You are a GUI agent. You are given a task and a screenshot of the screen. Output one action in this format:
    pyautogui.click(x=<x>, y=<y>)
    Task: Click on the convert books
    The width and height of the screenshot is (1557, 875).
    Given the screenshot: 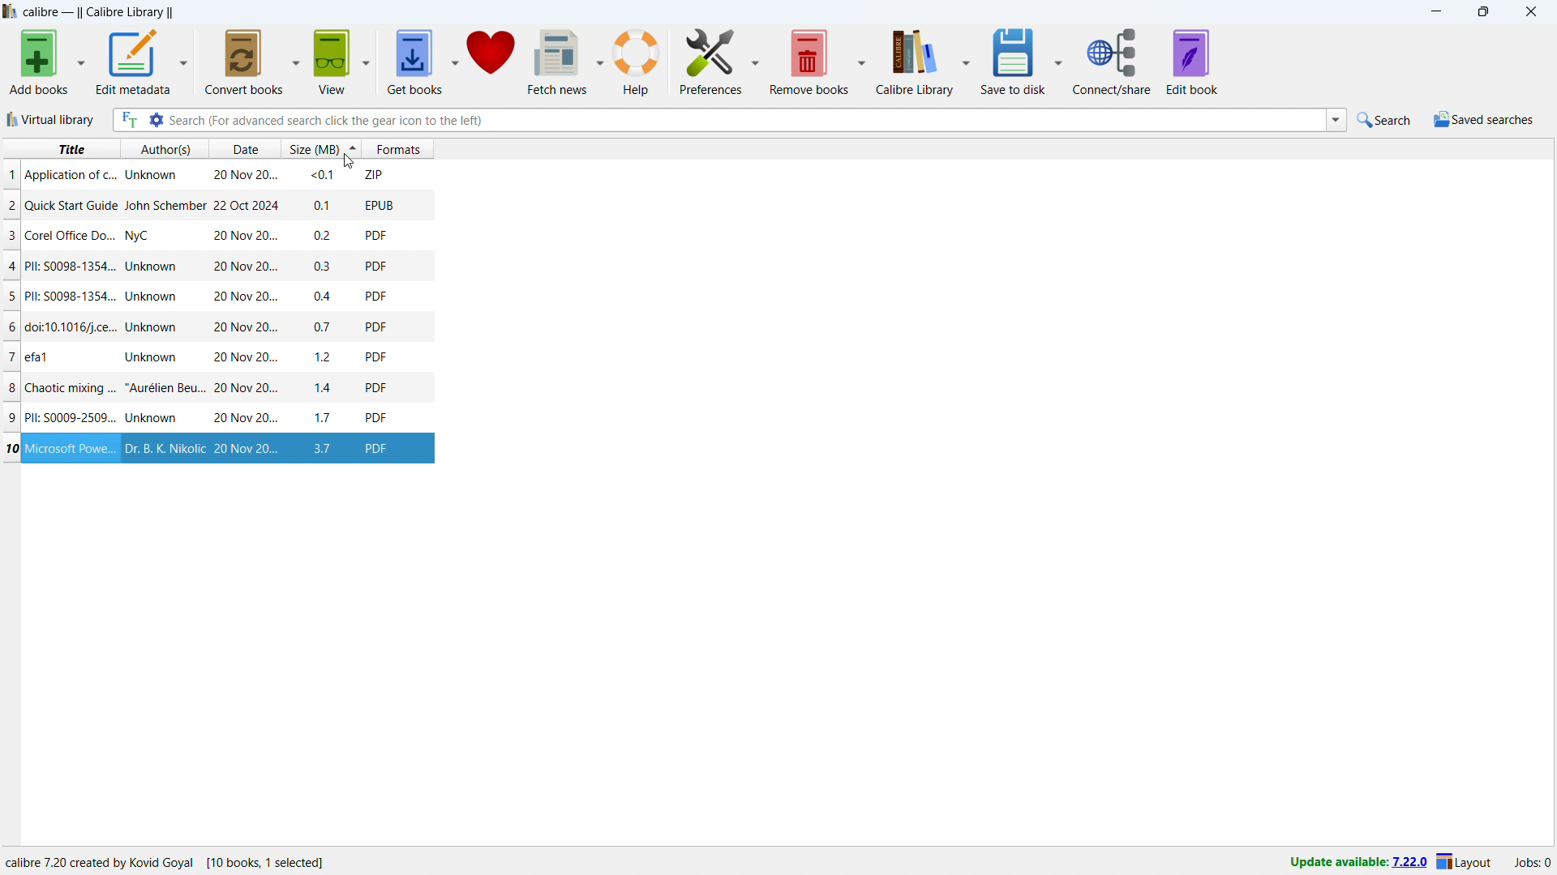 What is the action you would take?
    pyautogui.click(x=244, y=62)
    